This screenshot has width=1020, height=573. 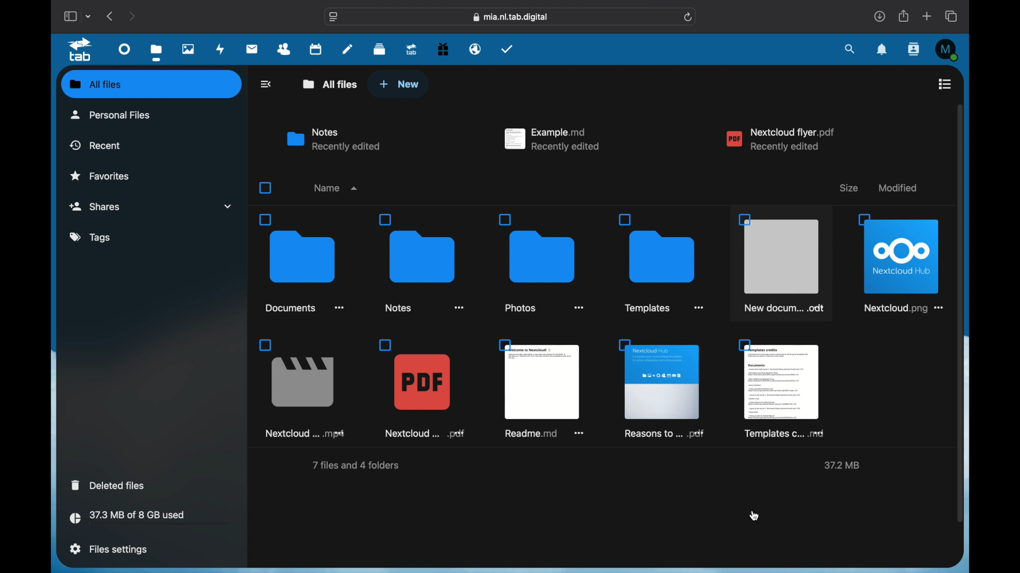 I want to click on file, so click(x=543, y=390).